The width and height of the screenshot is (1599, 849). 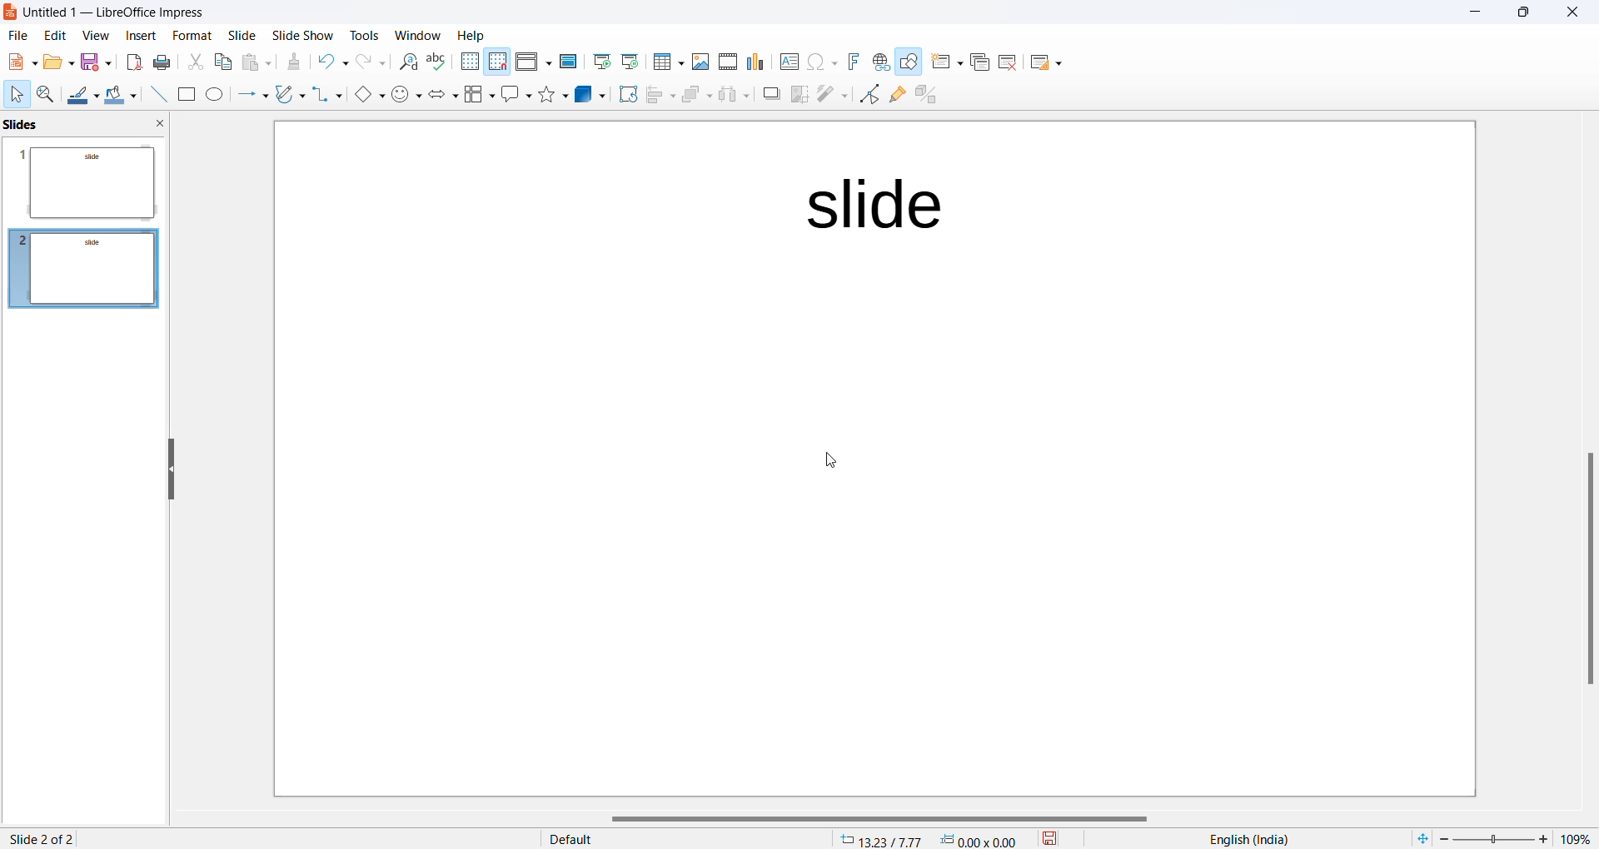 I want to click on dimension 0.00*0.00, so click(x=983, y=840).